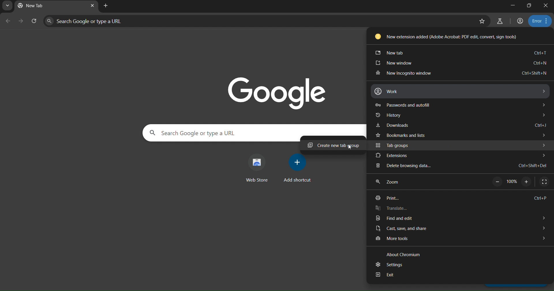  Describe the element at coordinates (463, 199) in the screenshot. I see `print` at that location.